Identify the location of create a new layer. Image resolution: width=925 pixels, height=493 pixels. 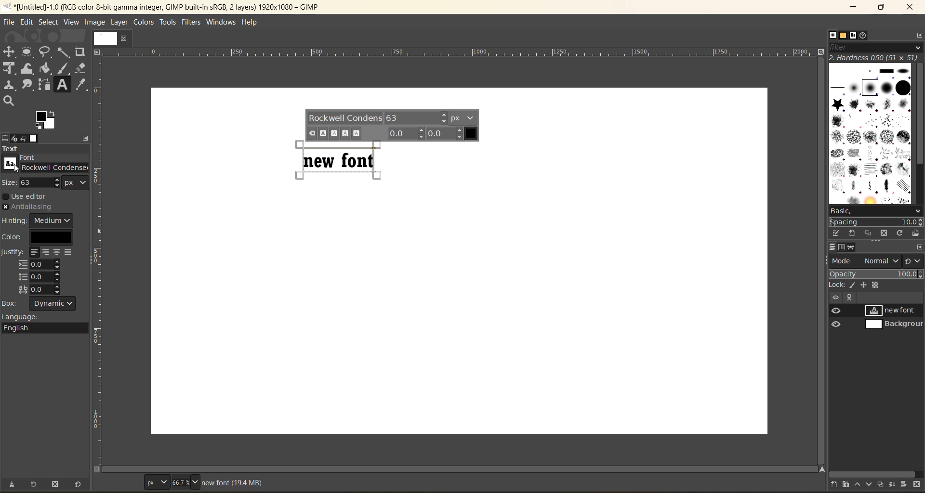
(838, 485).